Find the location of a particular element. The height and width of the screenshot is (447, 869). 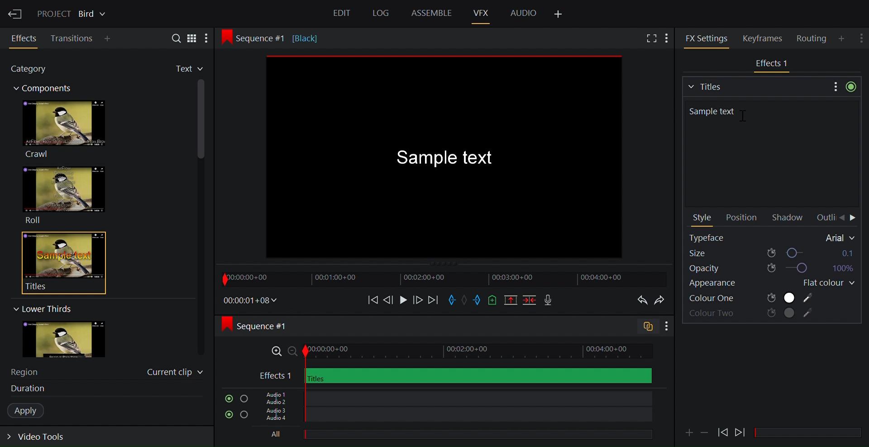

Play Backward is located at coordinates (741, 430).